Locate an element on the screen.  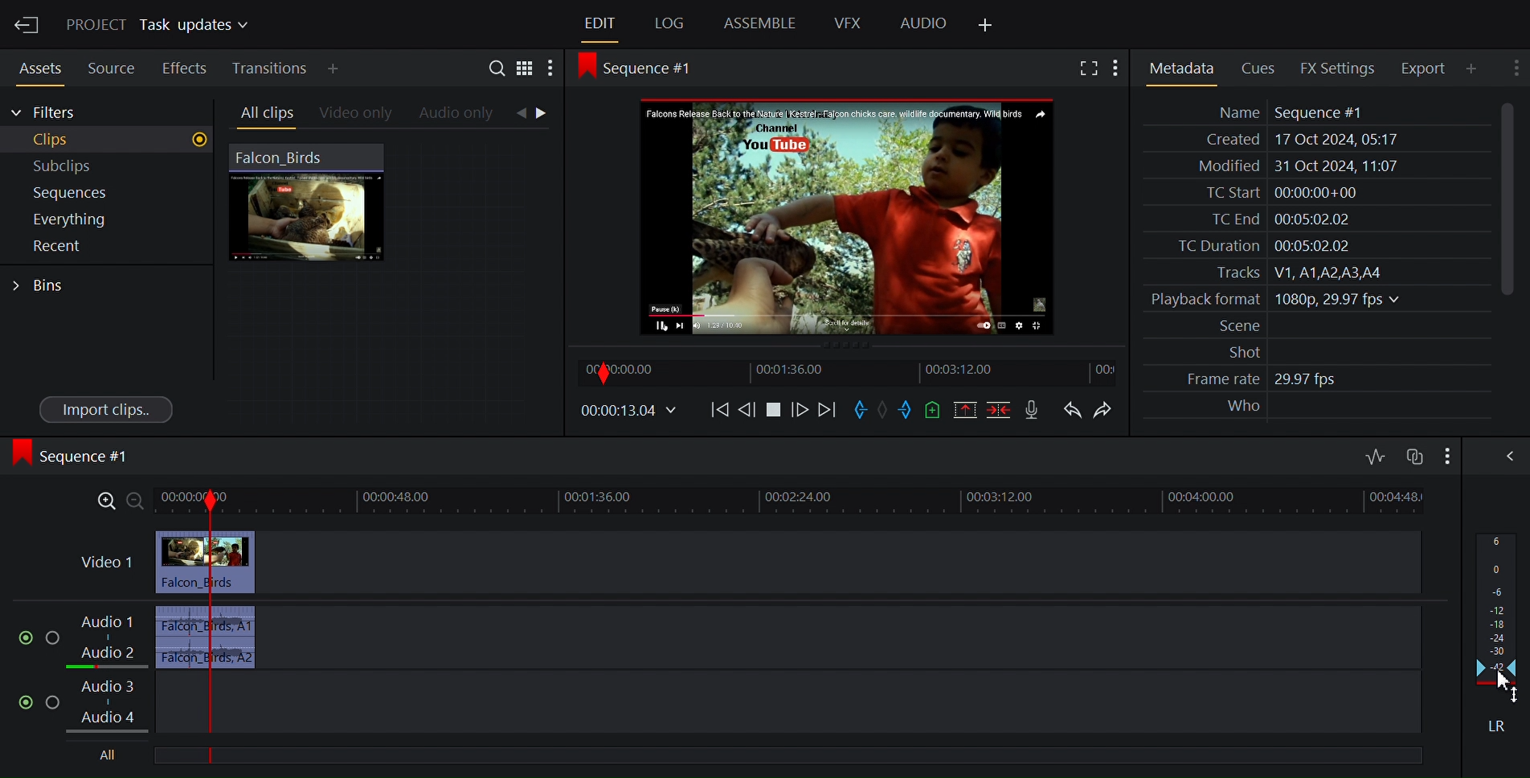
Clear marks is located at coordinates (883, 412).